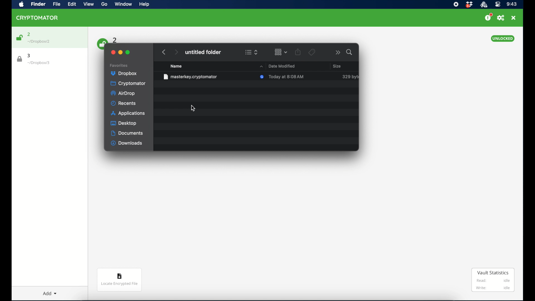  What do you see at coordinates (20, 59) in the screenshot?
I see `lock icon` at bounding box center [20, 59].